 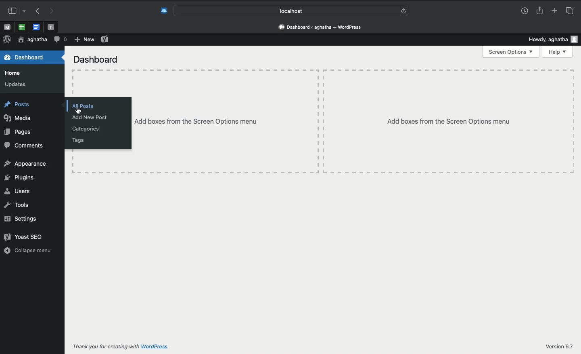 I want to click on Help, so click(x=558, y=52).